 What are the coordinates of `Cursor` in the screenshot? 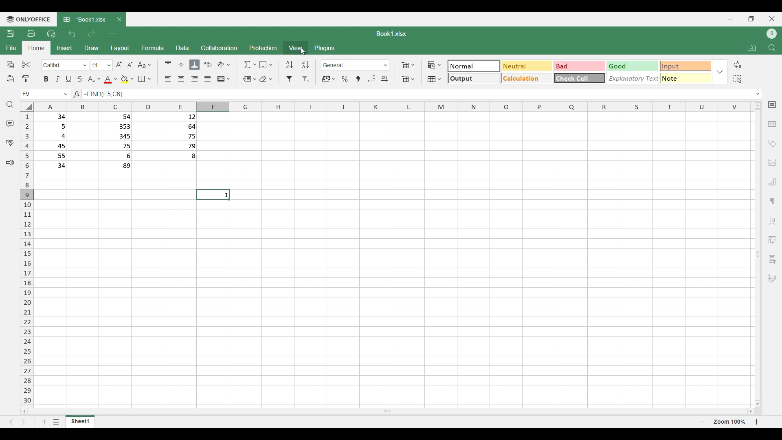 It's located at (302, 52).